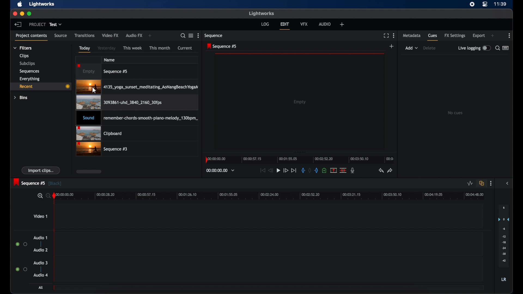 This screenshot has height=294, width=523. I want to click on jump to start, so click(262, 170).